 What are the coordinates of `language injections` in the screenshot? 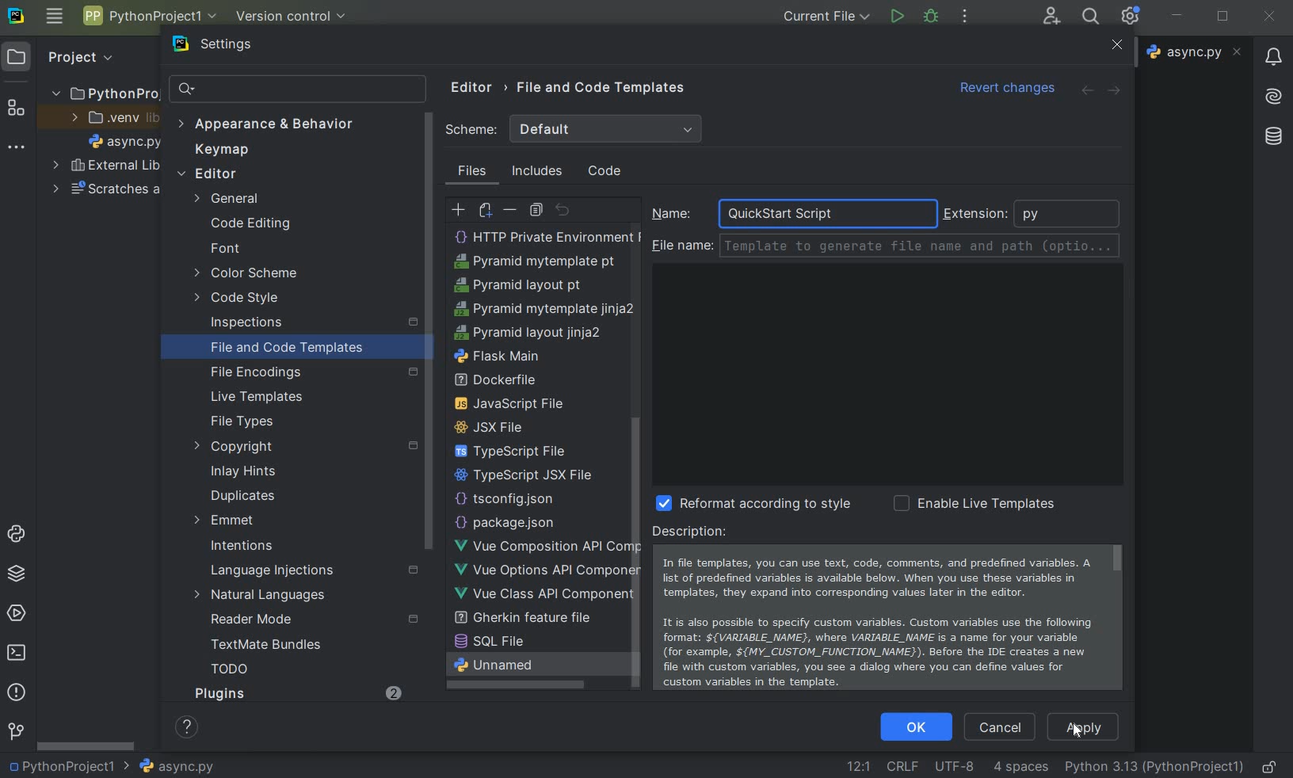 It's located at (308, 570).